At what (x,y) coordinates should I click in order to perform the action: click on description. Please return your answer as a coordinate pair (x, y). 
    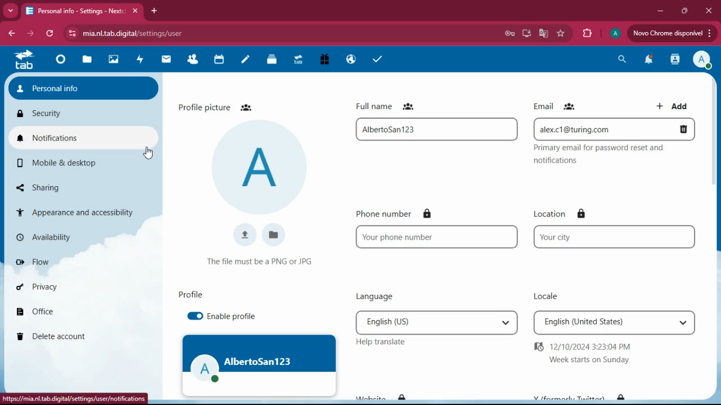
    Looking at the image, I should click on (611, 156).